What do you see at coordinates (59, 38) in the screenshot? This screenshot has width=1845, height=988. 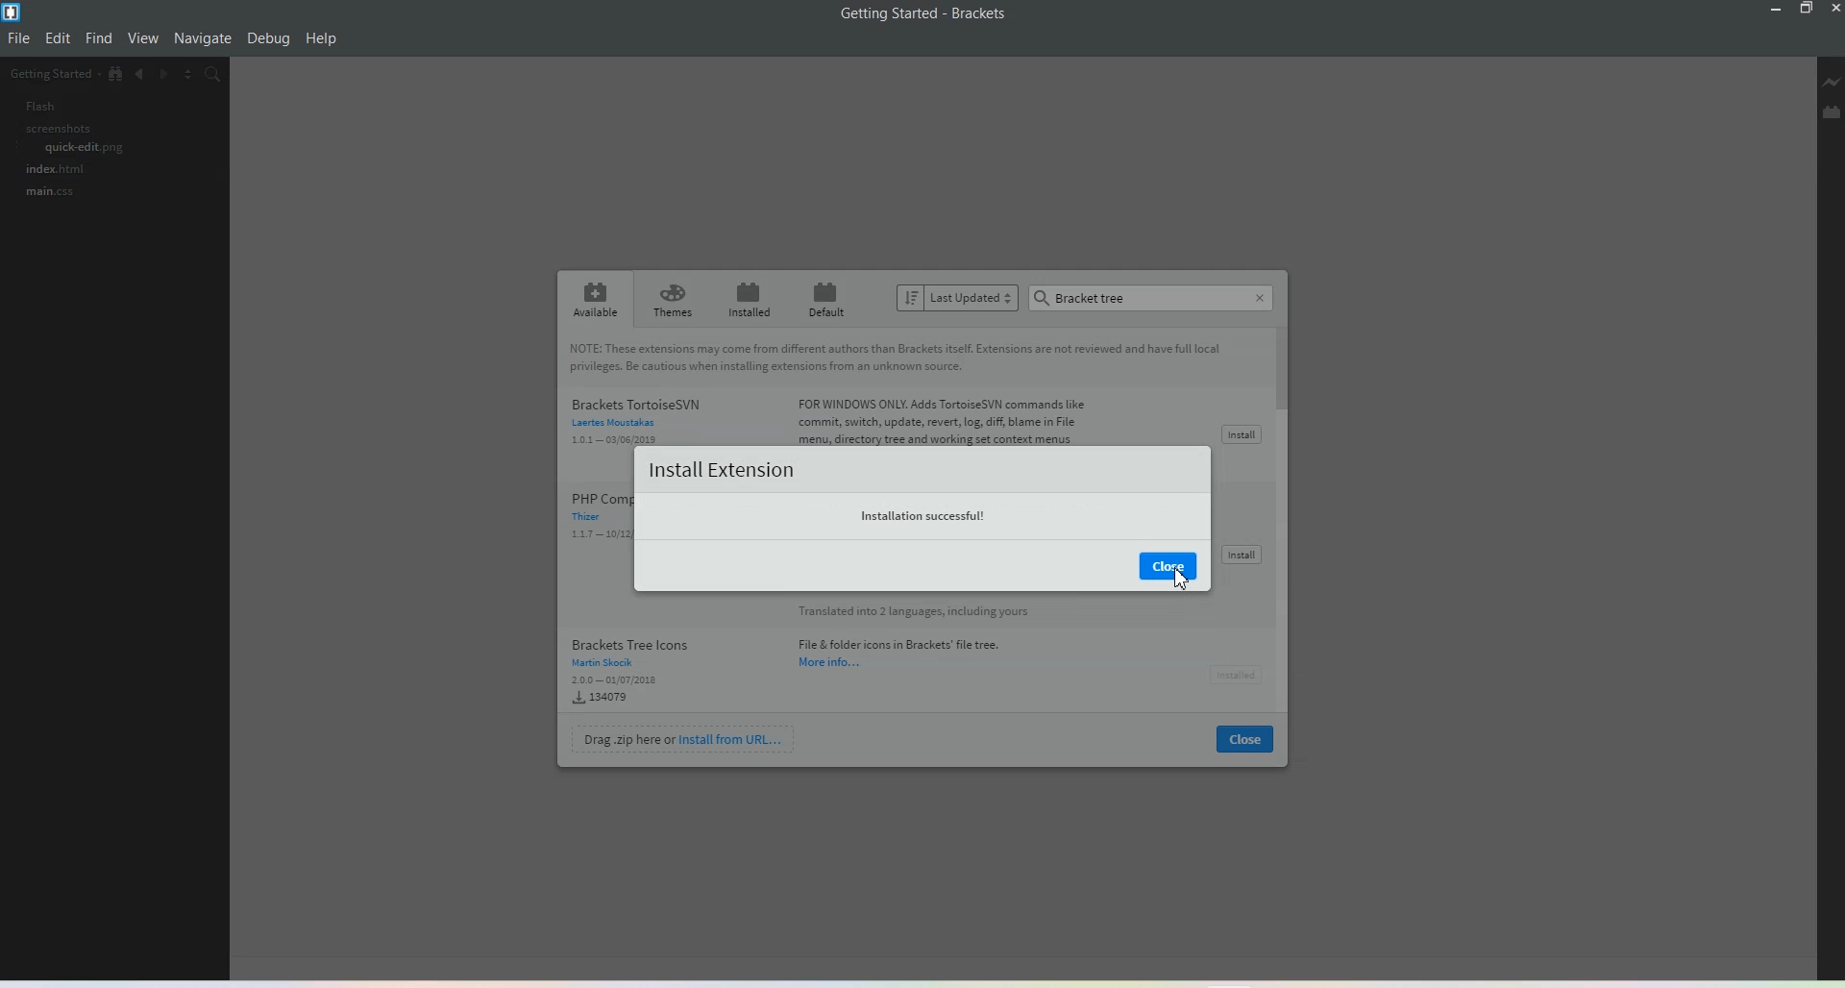 I see `Edit` at bounding box center [59, 38].